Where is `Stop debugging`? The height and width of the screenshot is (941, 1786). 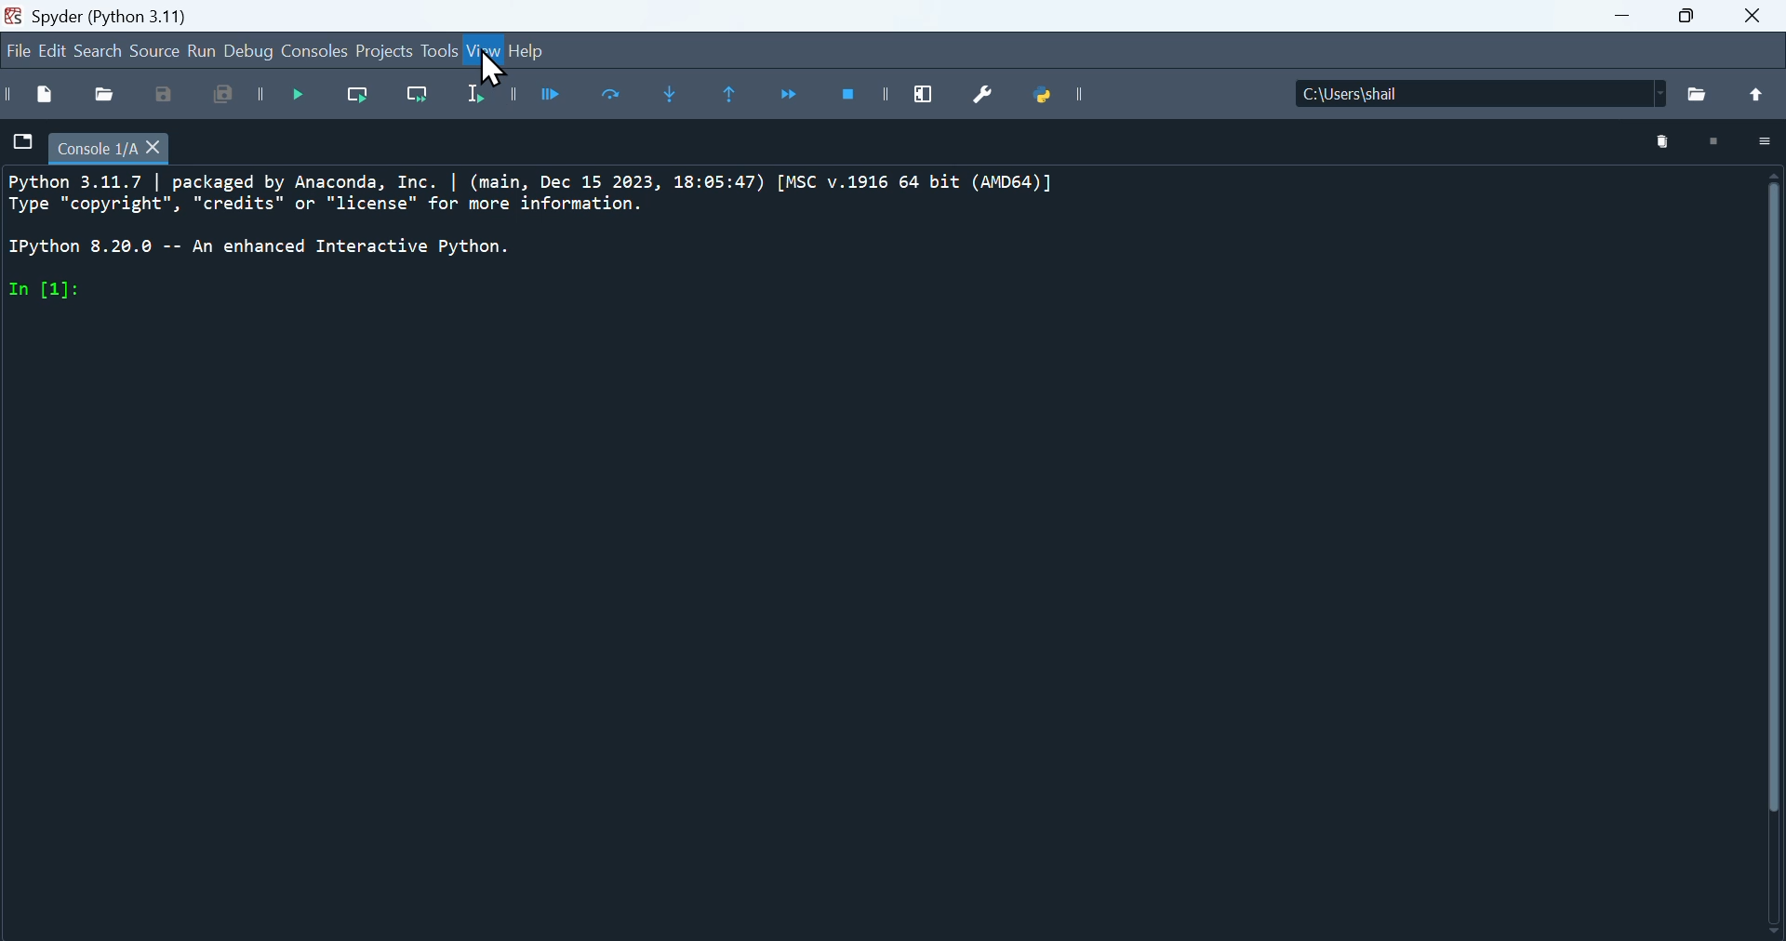 Stop debugging is located at coordinates (860, 98).